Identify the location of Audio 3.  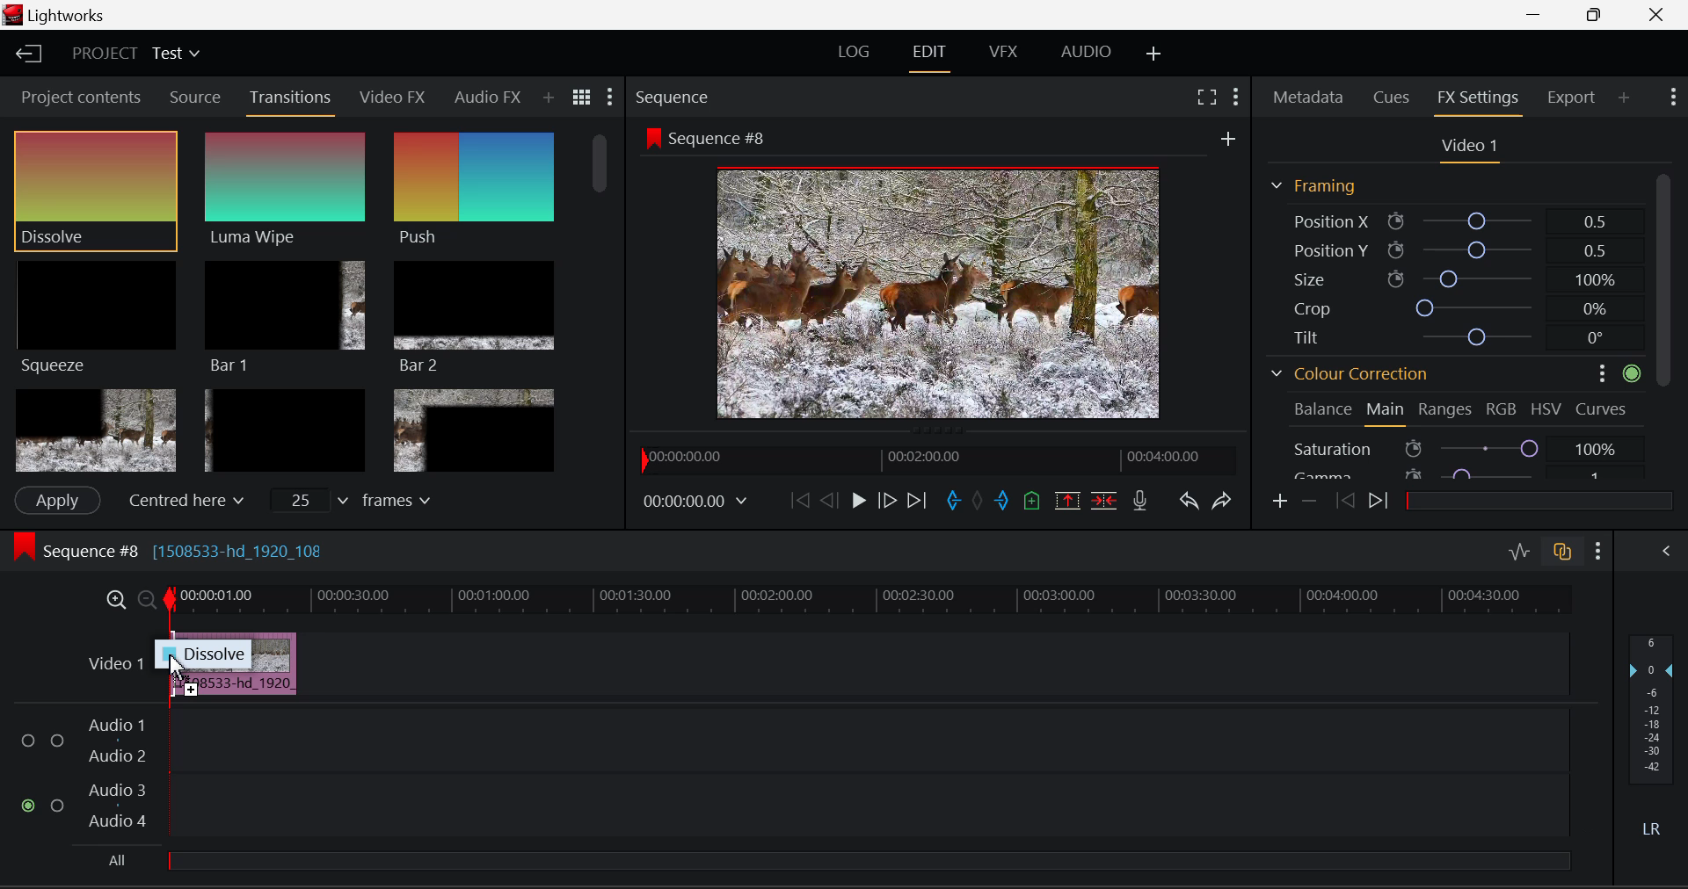
(117, 791).